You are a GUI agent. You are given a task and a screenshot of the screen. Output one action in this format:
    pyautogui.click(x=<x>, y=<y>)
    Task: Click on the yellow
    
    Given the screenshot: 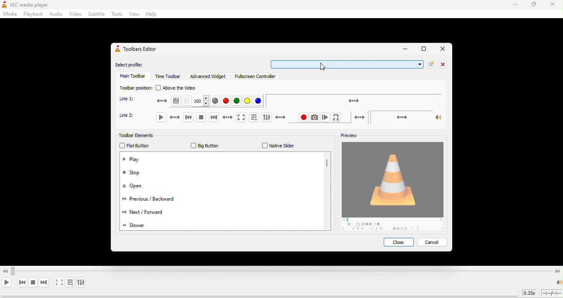 What is the action you would take?
    pyautogui.click(x=247, y=101)
    